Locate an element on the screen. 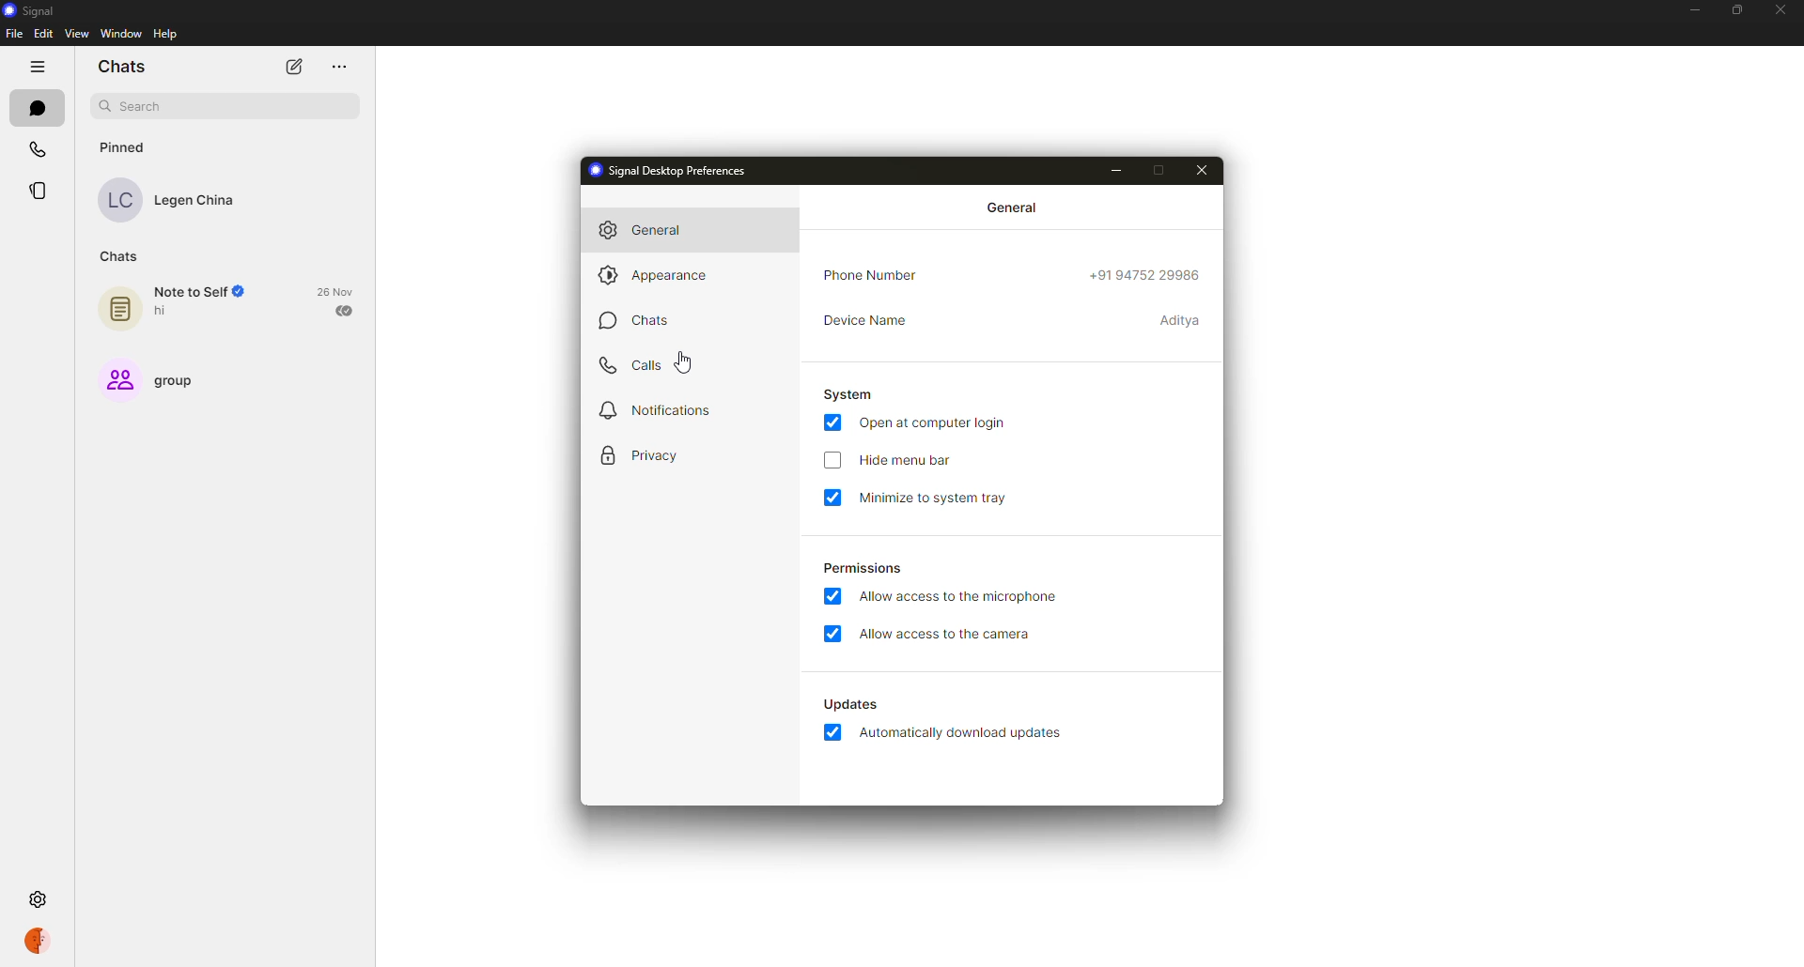 Image resolution: width=1804 pixels, height=967 pixels. Verified is located at coordinates (245, 293).